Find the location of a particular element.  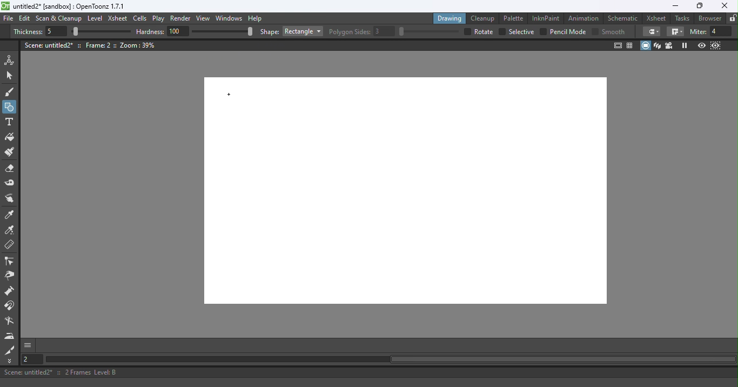

100 is located at coordinates (178, 31).